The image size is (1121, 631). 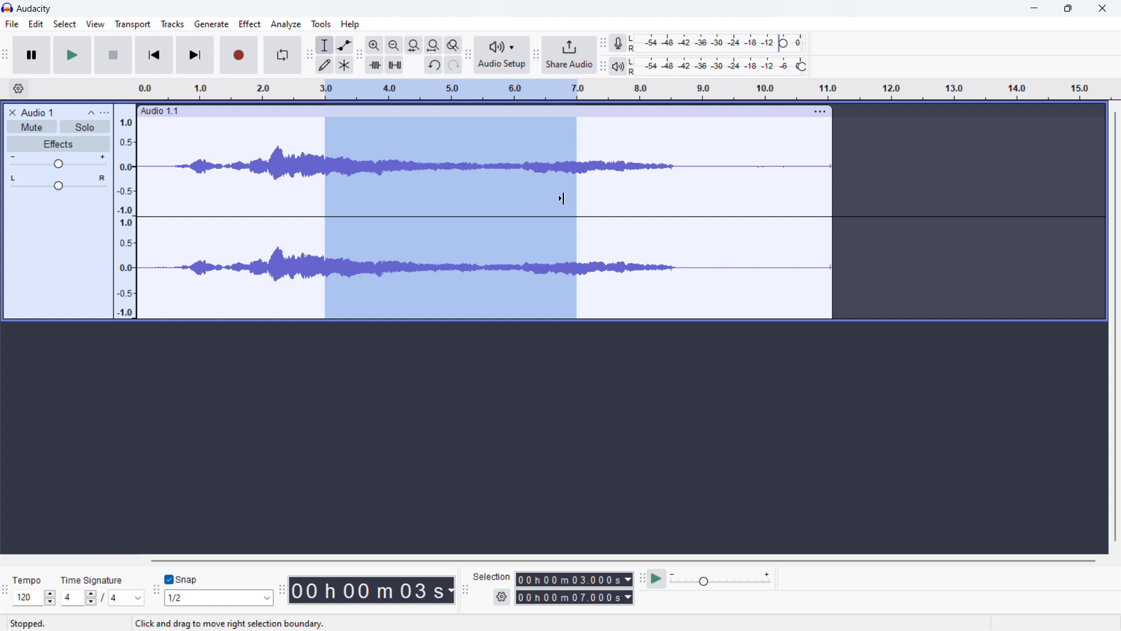 I want to click on settings, so click(x=18, y=89).